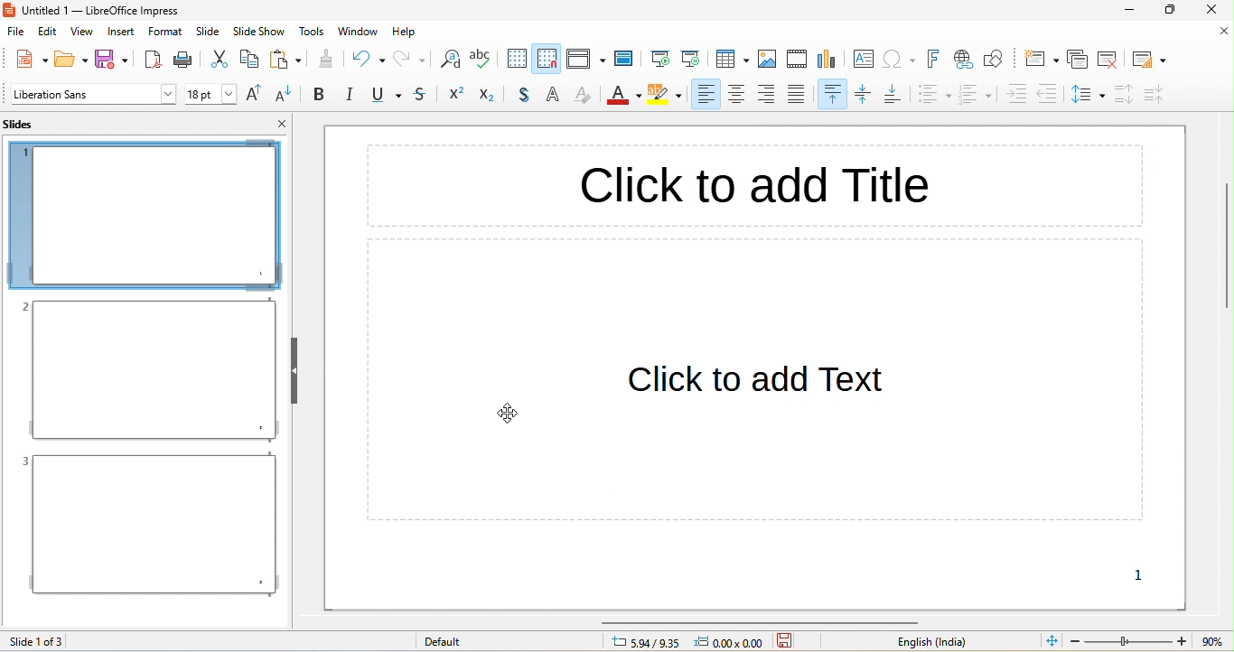  Describe the element at coordinates (997, 60) in the screenshot. I see `show draw function` at that location.